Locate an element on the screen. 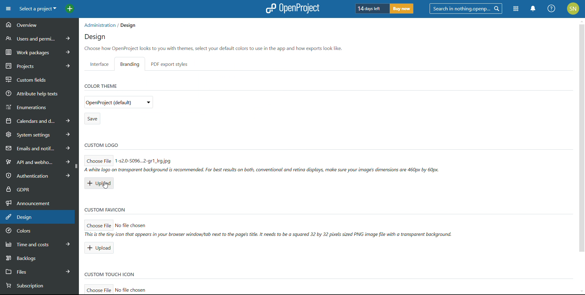  backlogs is located at coordinates (38, 258).